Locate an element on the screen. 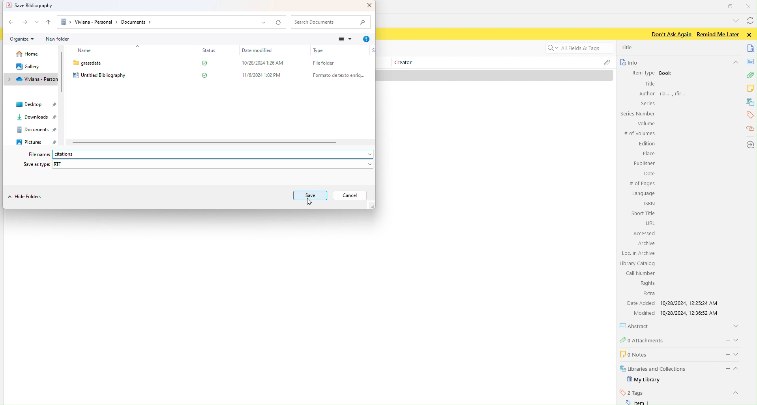  add is located at coordinates (725, 369).